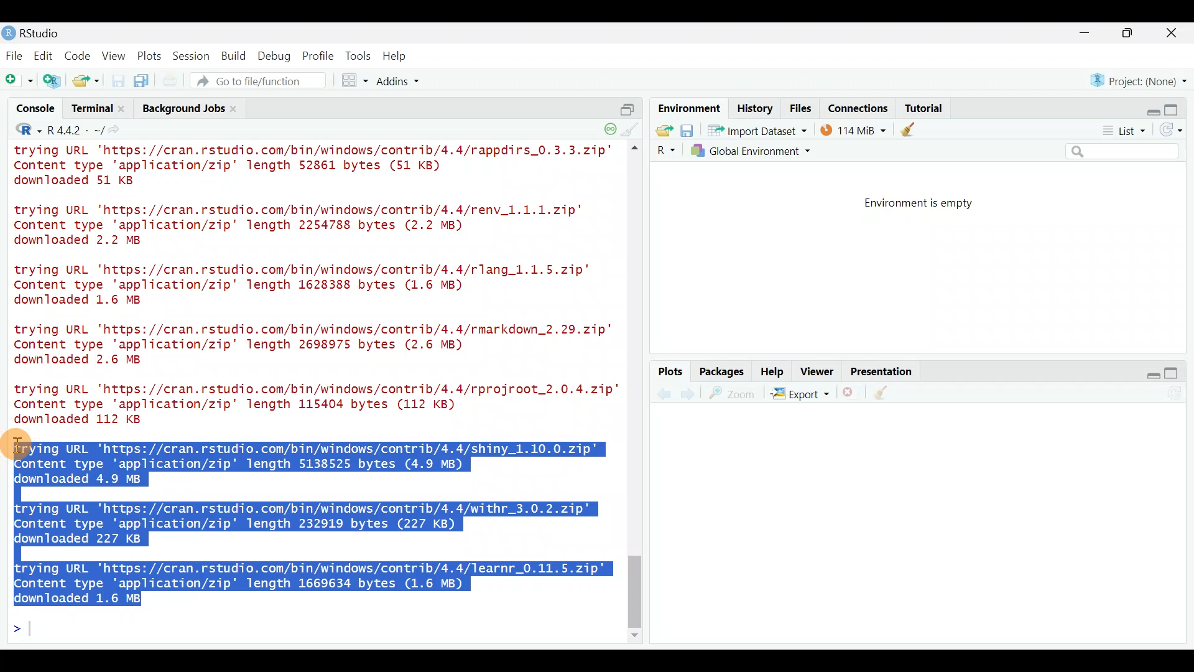 This screenshot has width=1194, height=672. I want to click on previous plot, so click(691, 393).